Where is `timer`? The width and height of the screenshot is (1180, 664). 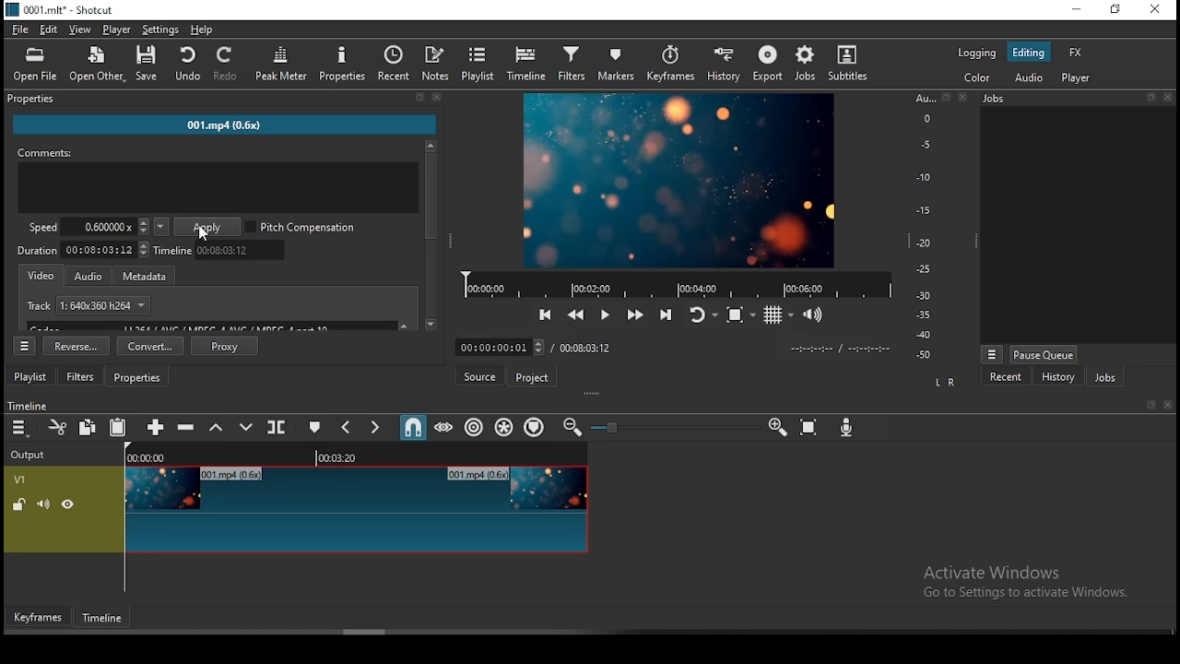
timer is located at coordinates (839, 349).